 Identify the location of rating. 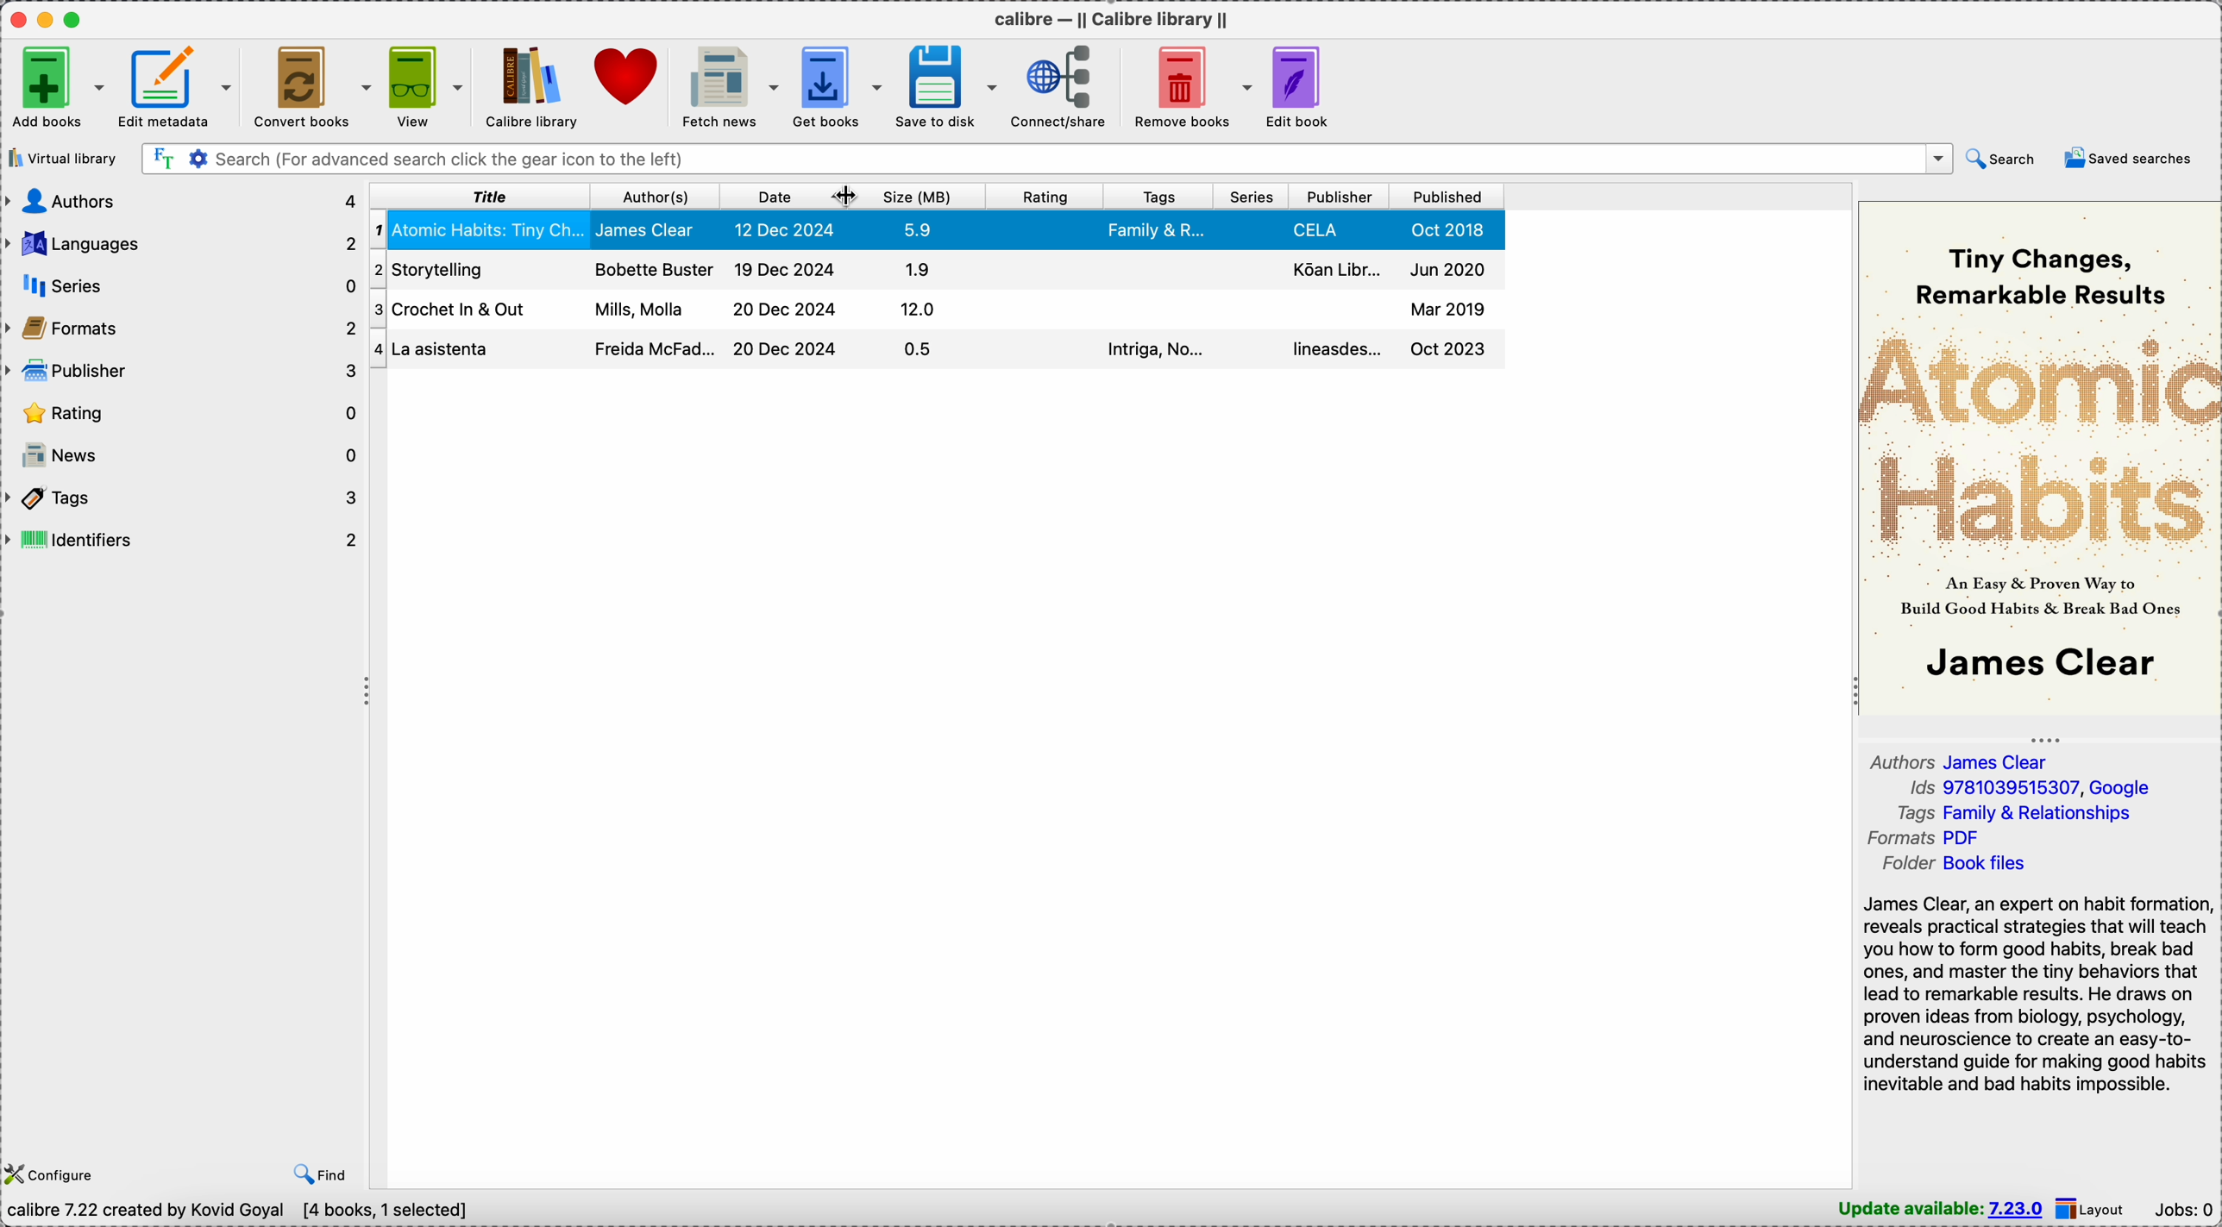
(1047, 199).